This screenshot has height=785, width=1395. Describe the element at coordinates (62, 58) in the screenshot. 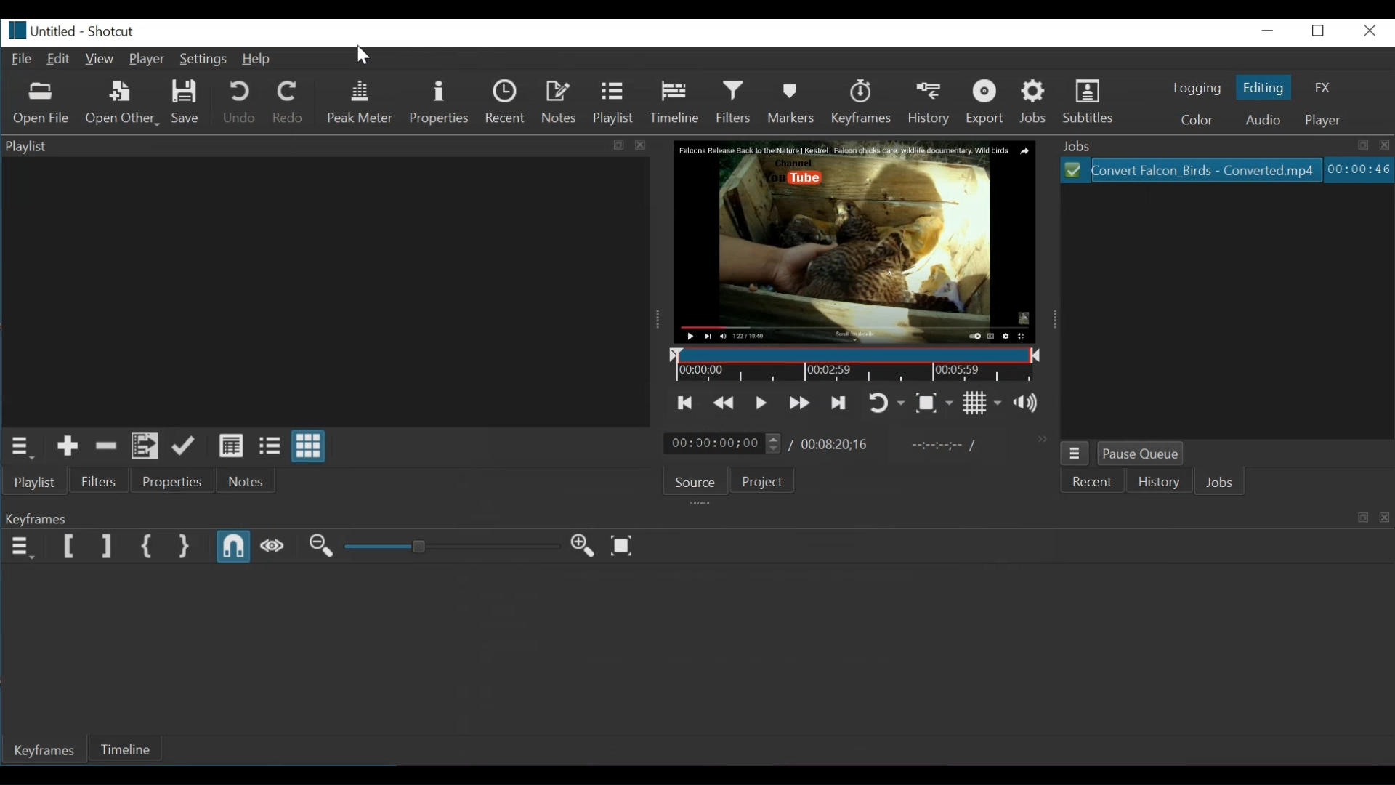

I see `Edit` at that location.